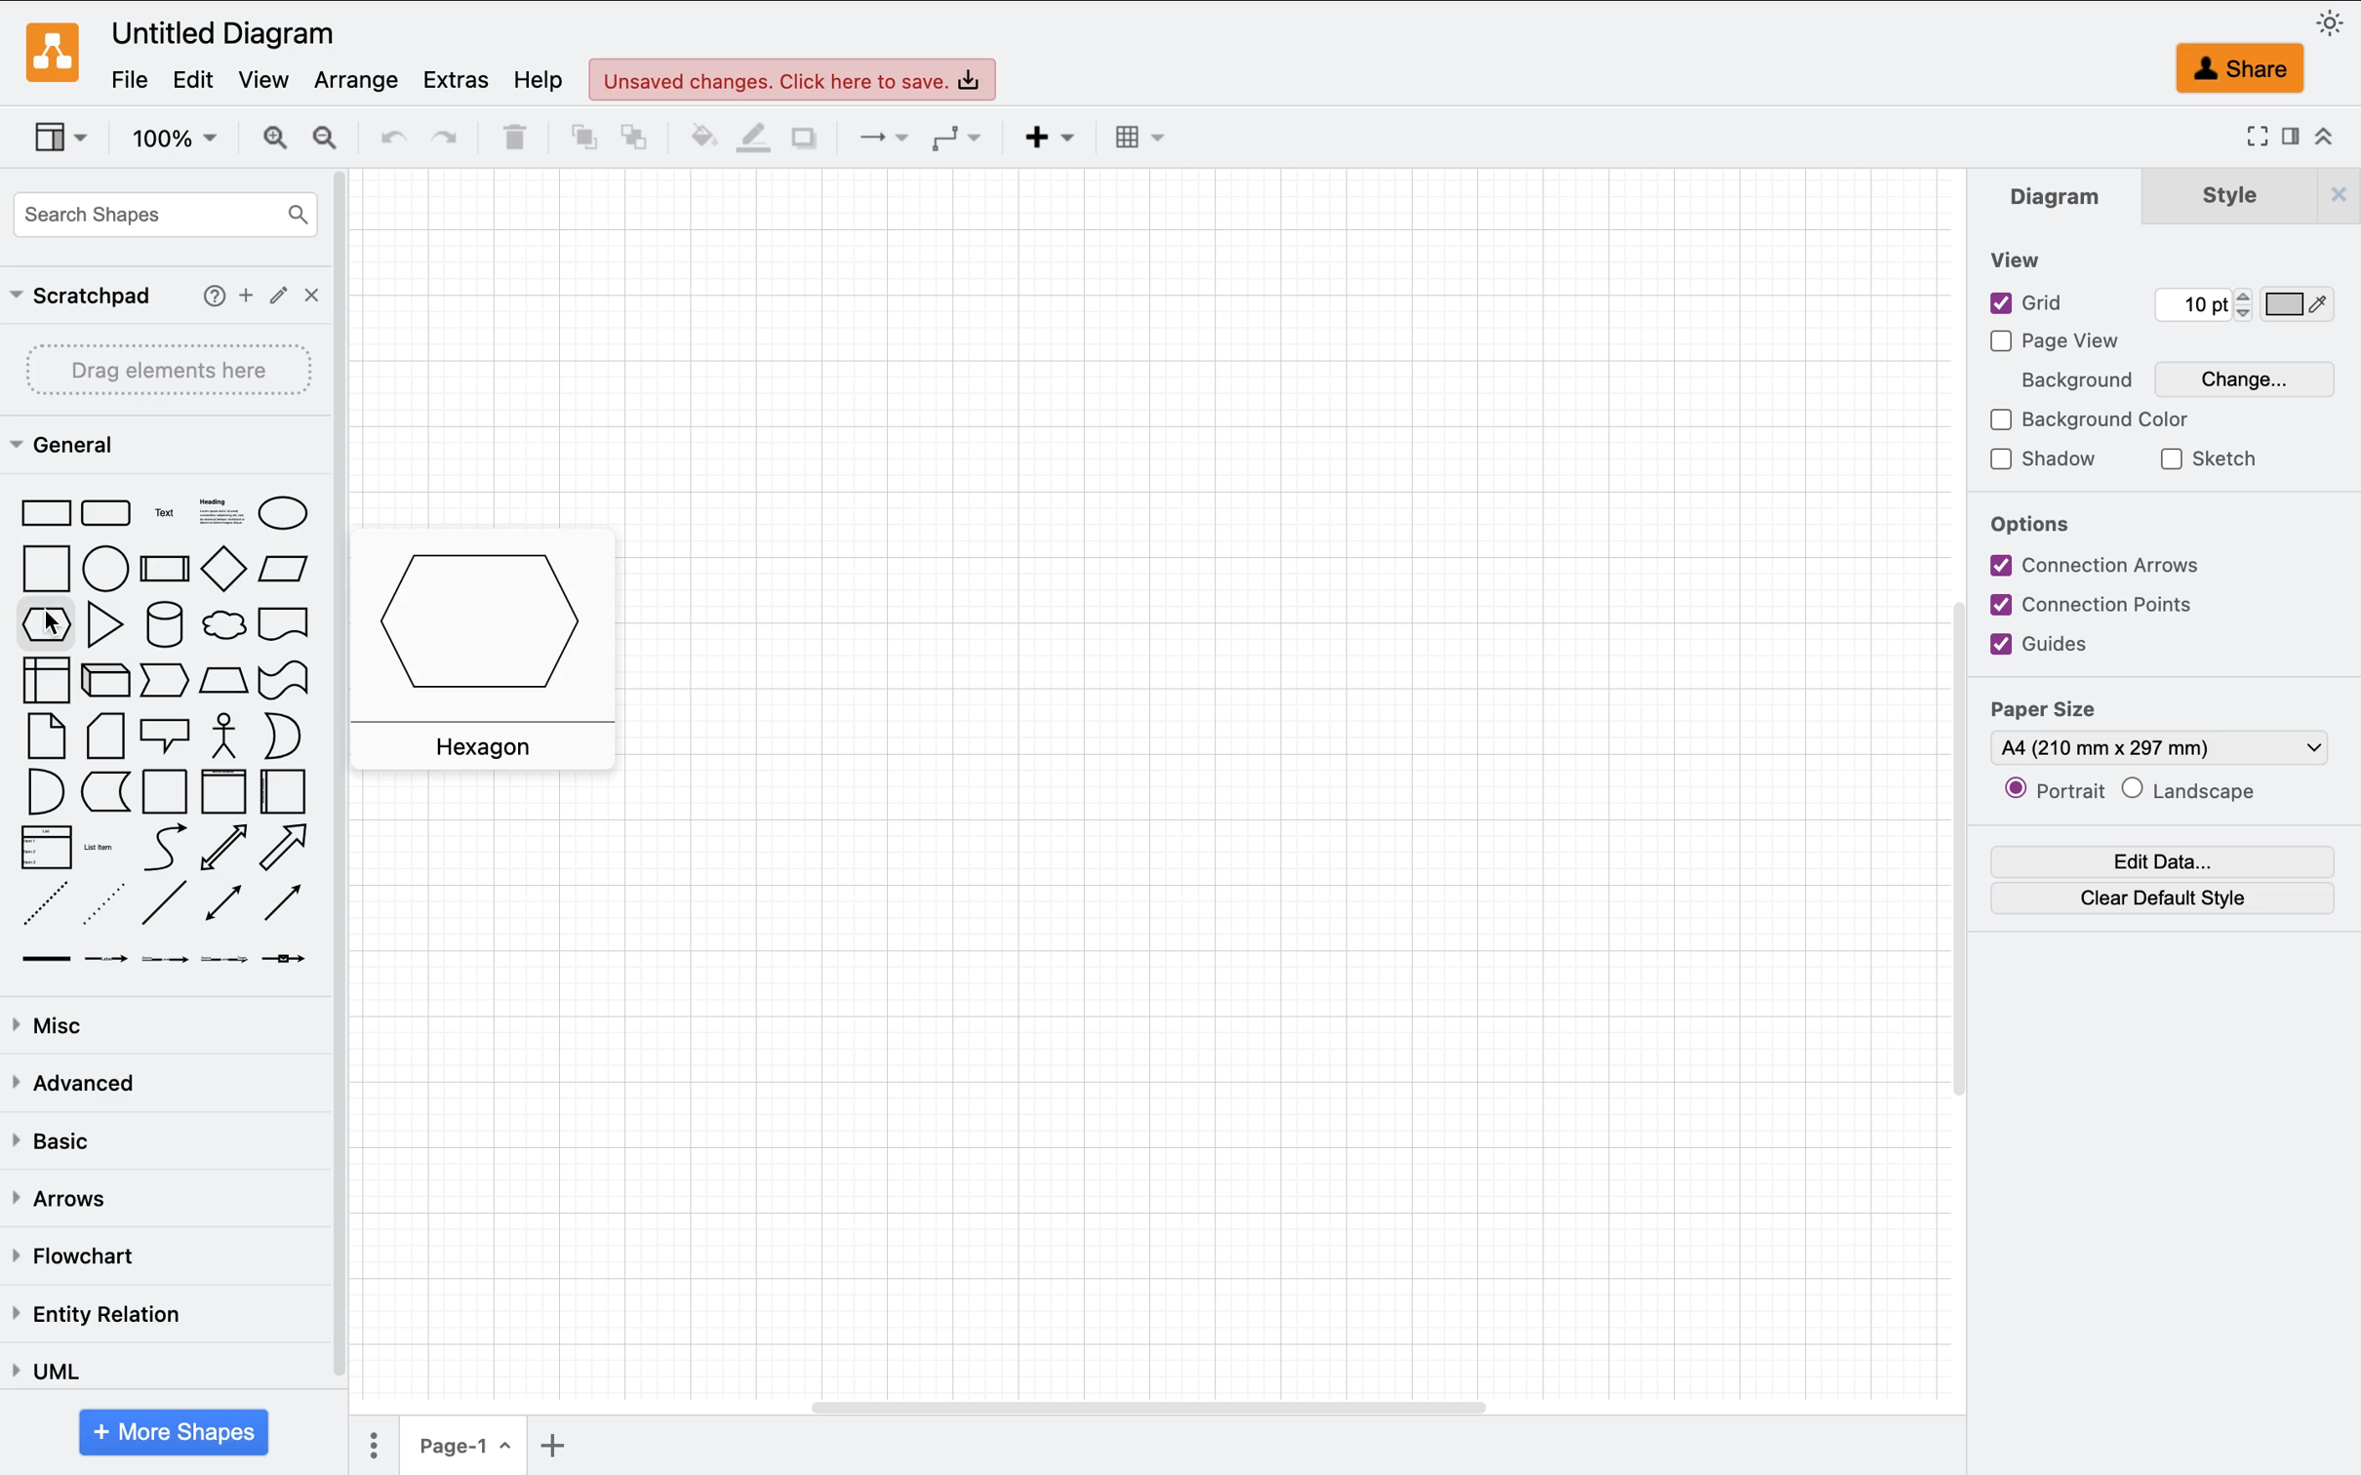  Describe the element at coordinates (1046, 142) in the screenshot. I see `insert` at that location.